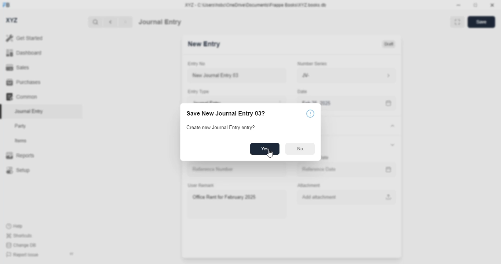 The height and width of the screenshot is (264, 501). I want to click on yes, so click(265, 149).